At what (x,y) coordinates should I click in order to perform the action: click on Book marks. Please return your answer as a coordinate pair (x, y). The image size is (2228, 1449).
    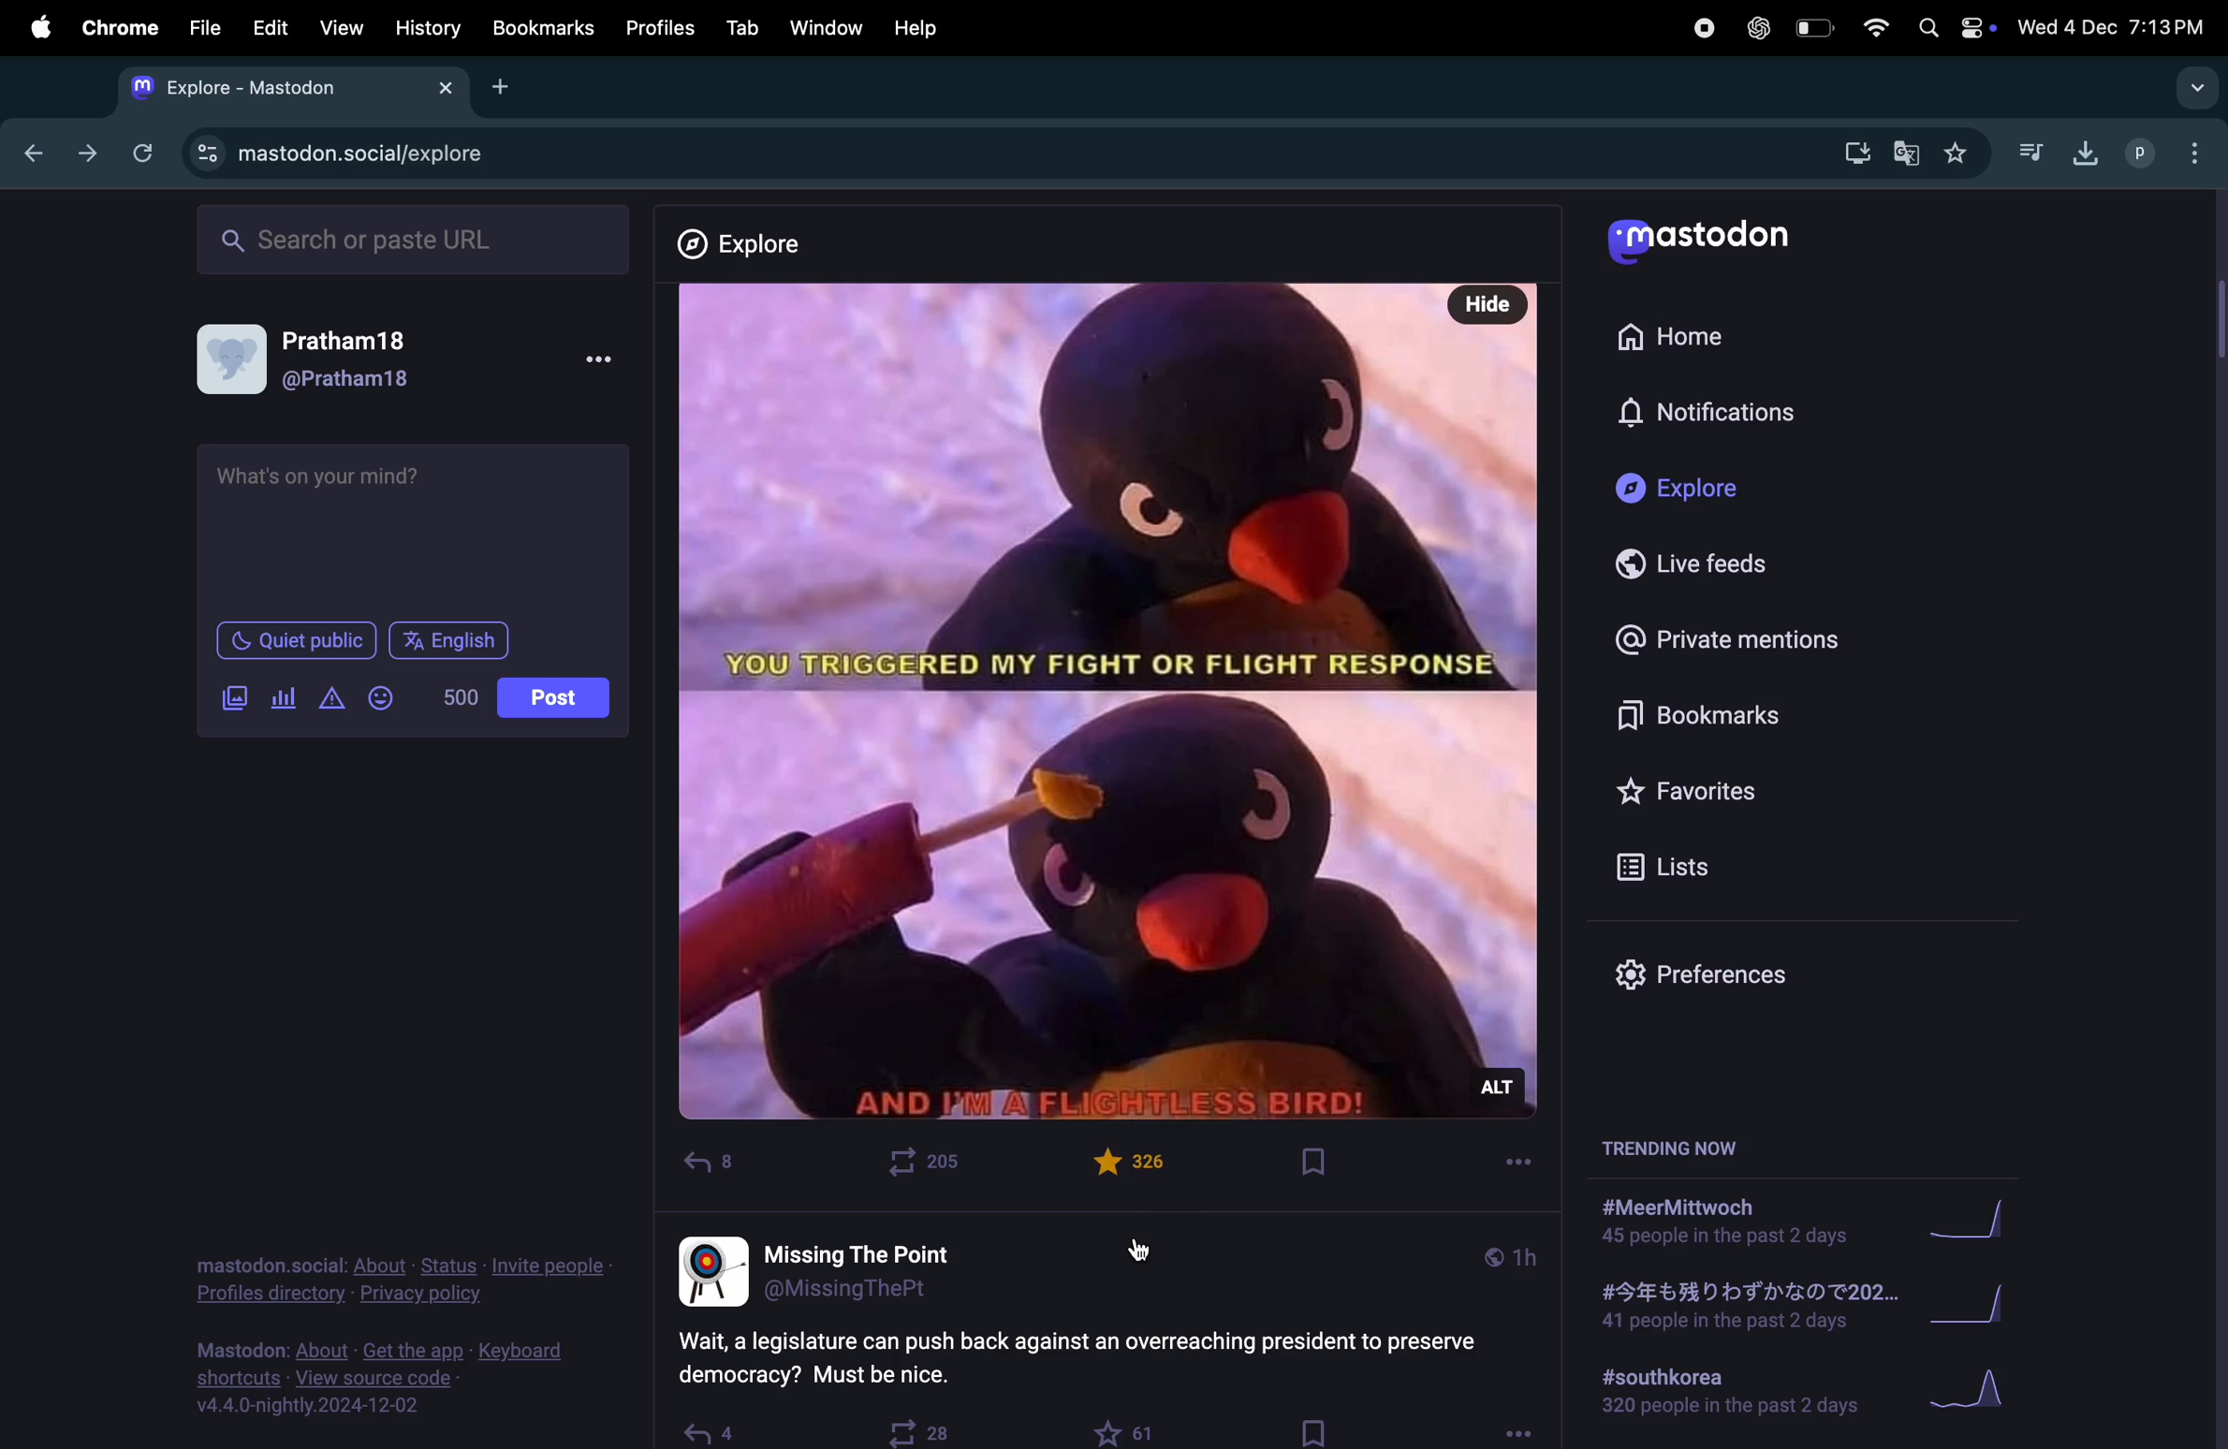
    Looking at the image, I should click on (544, 23).